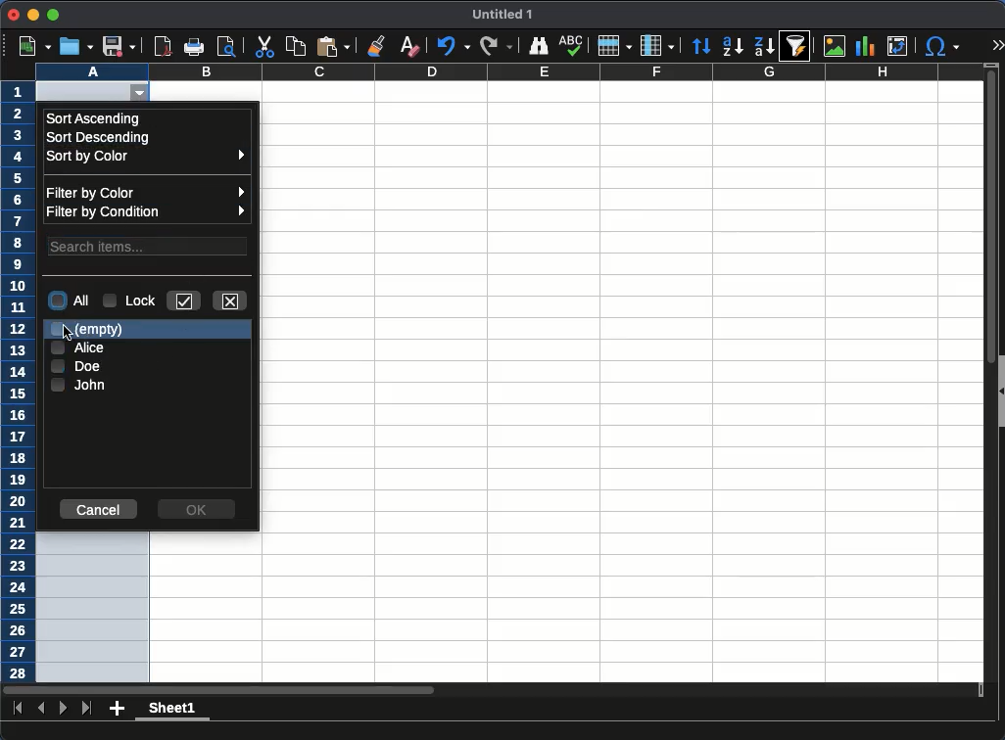 The width and height of the screenshot is (1005, 740). I want to click on minimize, so click(32, 15).